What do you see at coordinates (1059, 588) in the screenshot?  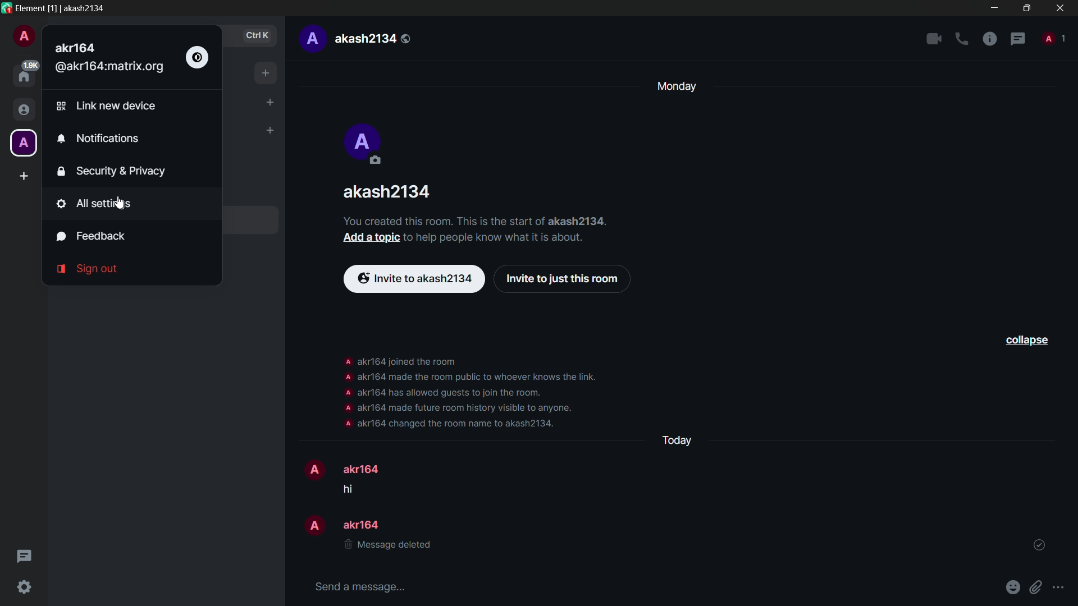 I see `more options` at bounding box center [1059, 588].